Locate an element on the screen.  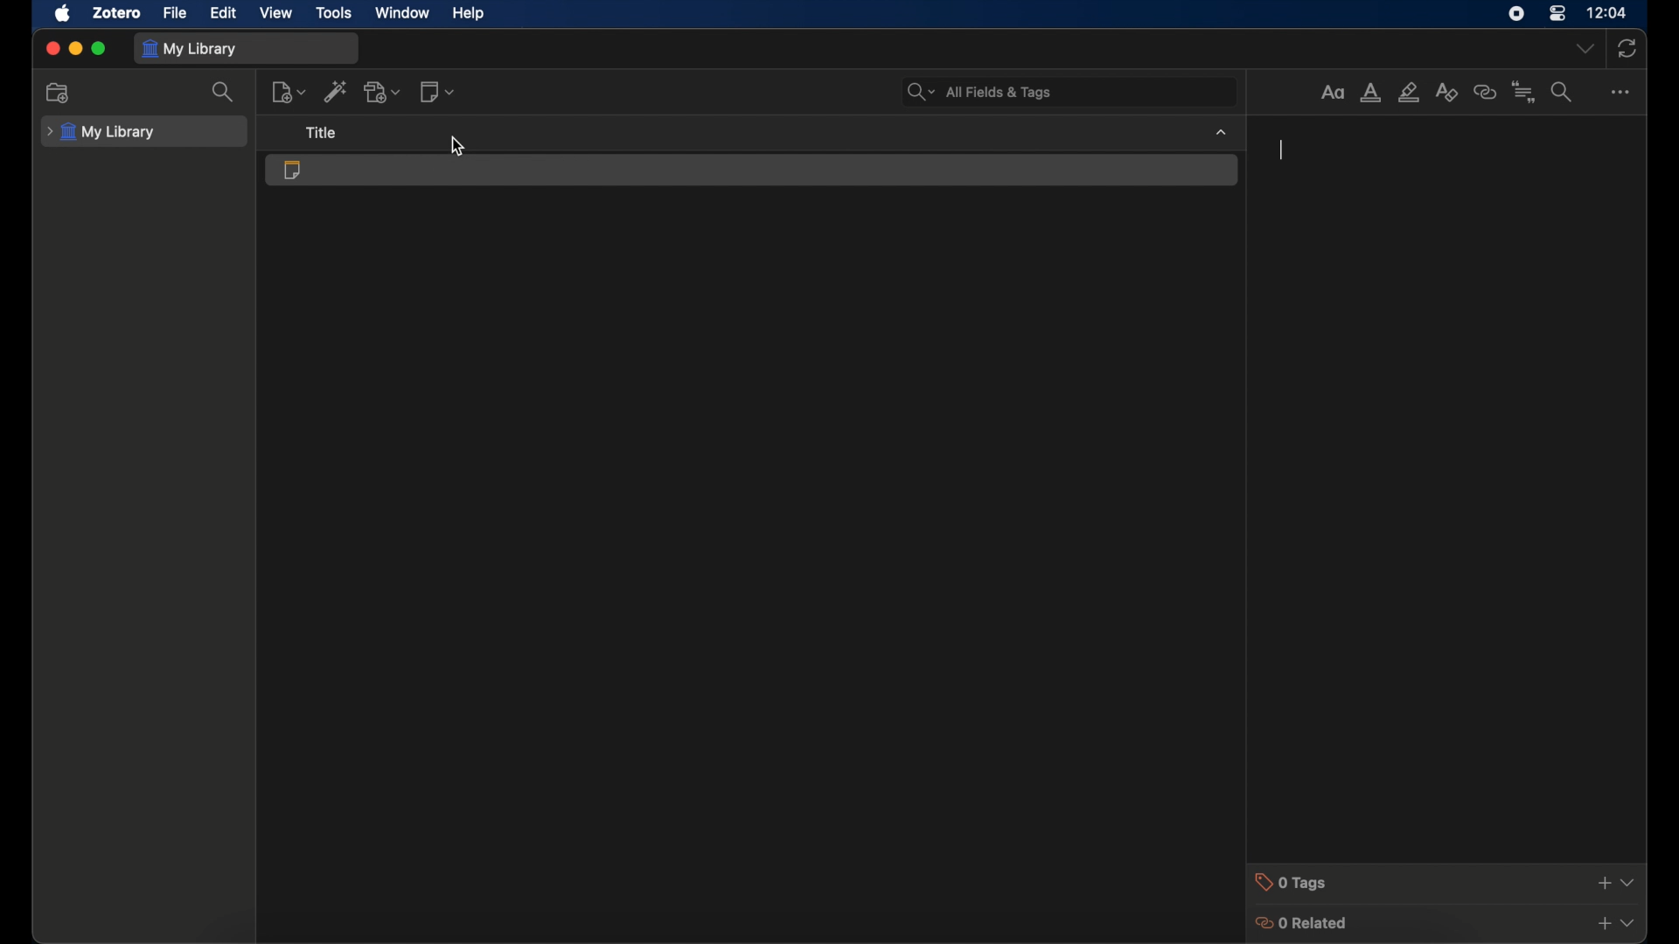
add collections is located at coordinates (58, 94).